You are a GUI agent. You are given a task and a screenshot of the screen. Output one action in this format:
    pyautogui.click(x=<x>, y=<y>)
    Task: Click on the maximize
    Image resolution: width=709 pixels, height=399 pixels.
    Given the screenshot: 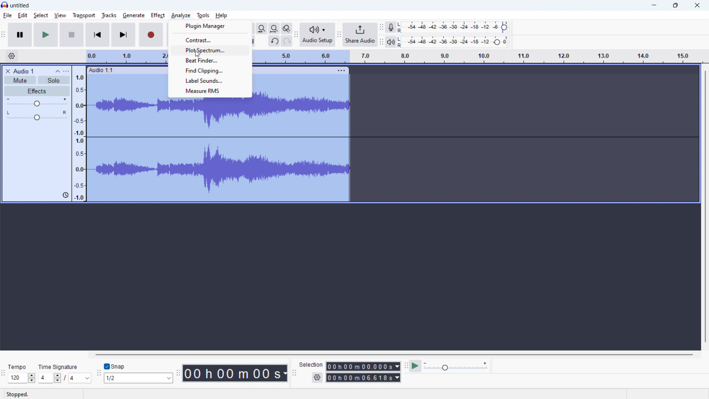 What is the action you would take?
    pyautogui.click(x=675, y=6)
    